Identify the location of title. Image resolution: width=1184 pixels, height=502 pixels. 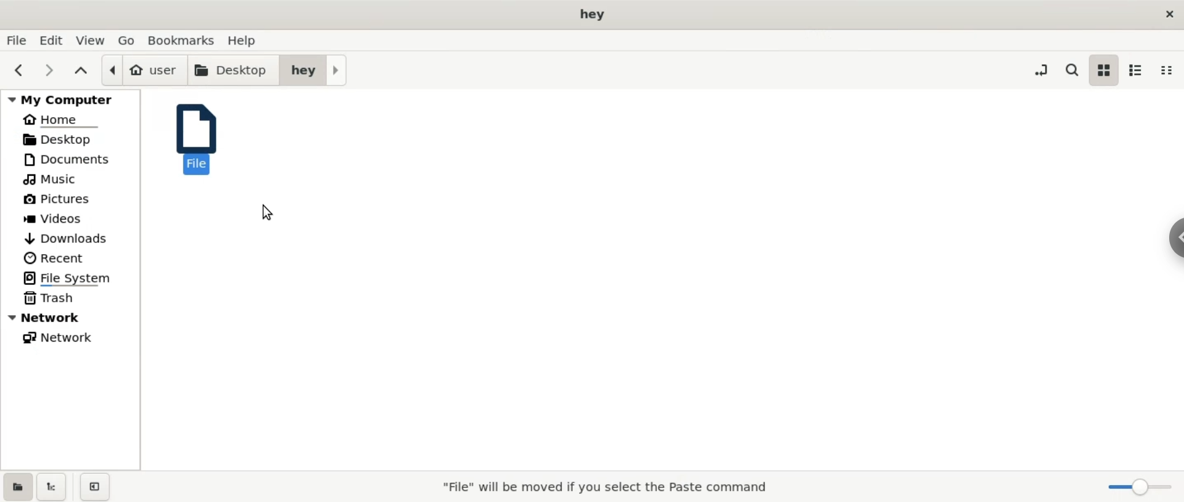
(590, 16).